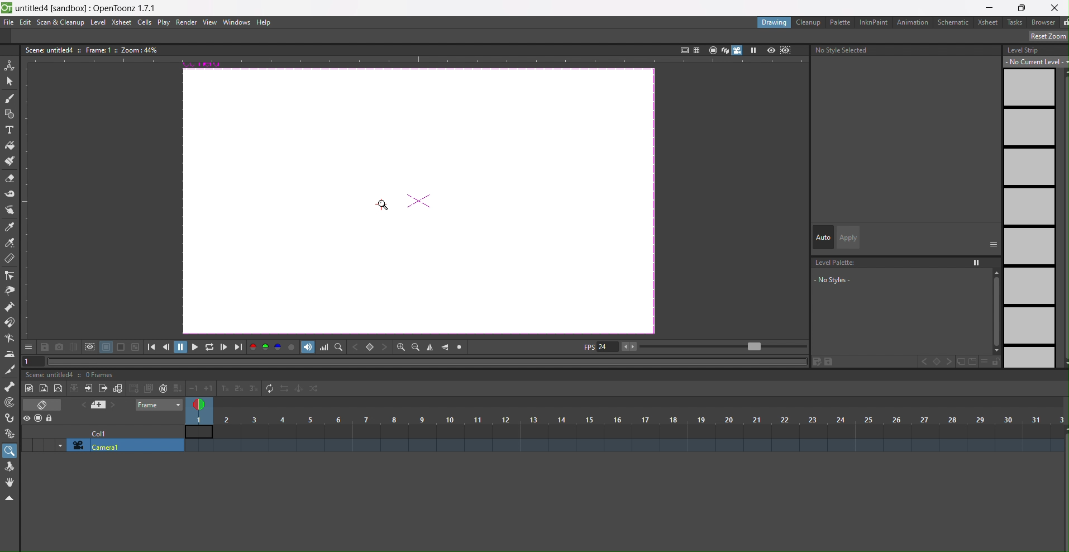  What do you see at coordinates (10, 260) in the screenshot?
I see `ruler tool` at bounding box center [10, 260].